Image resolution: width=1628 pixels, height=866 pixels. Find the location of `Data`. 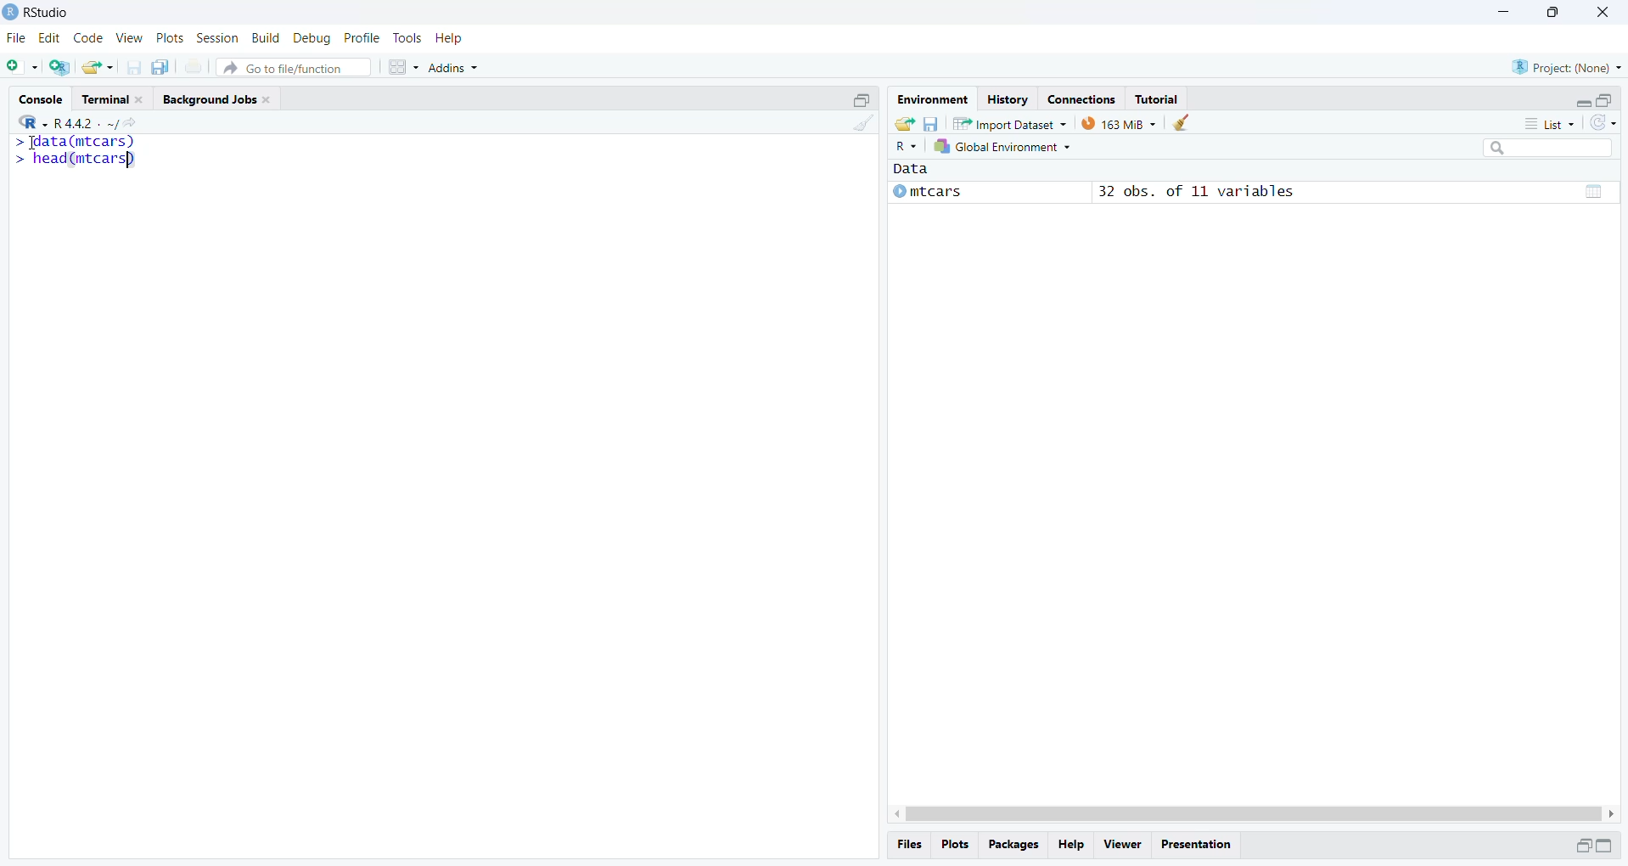

Data is located at coordinates (912, 169).